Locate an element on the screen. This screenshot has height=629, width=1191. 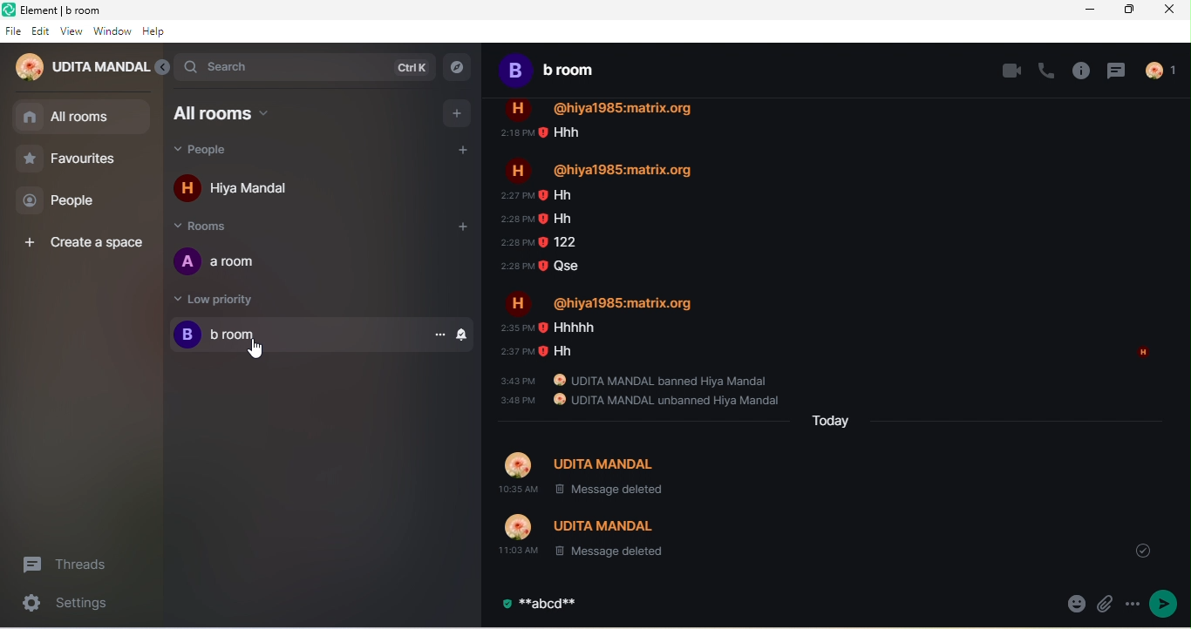
hiya mandal is located at coordinates (258, 190).